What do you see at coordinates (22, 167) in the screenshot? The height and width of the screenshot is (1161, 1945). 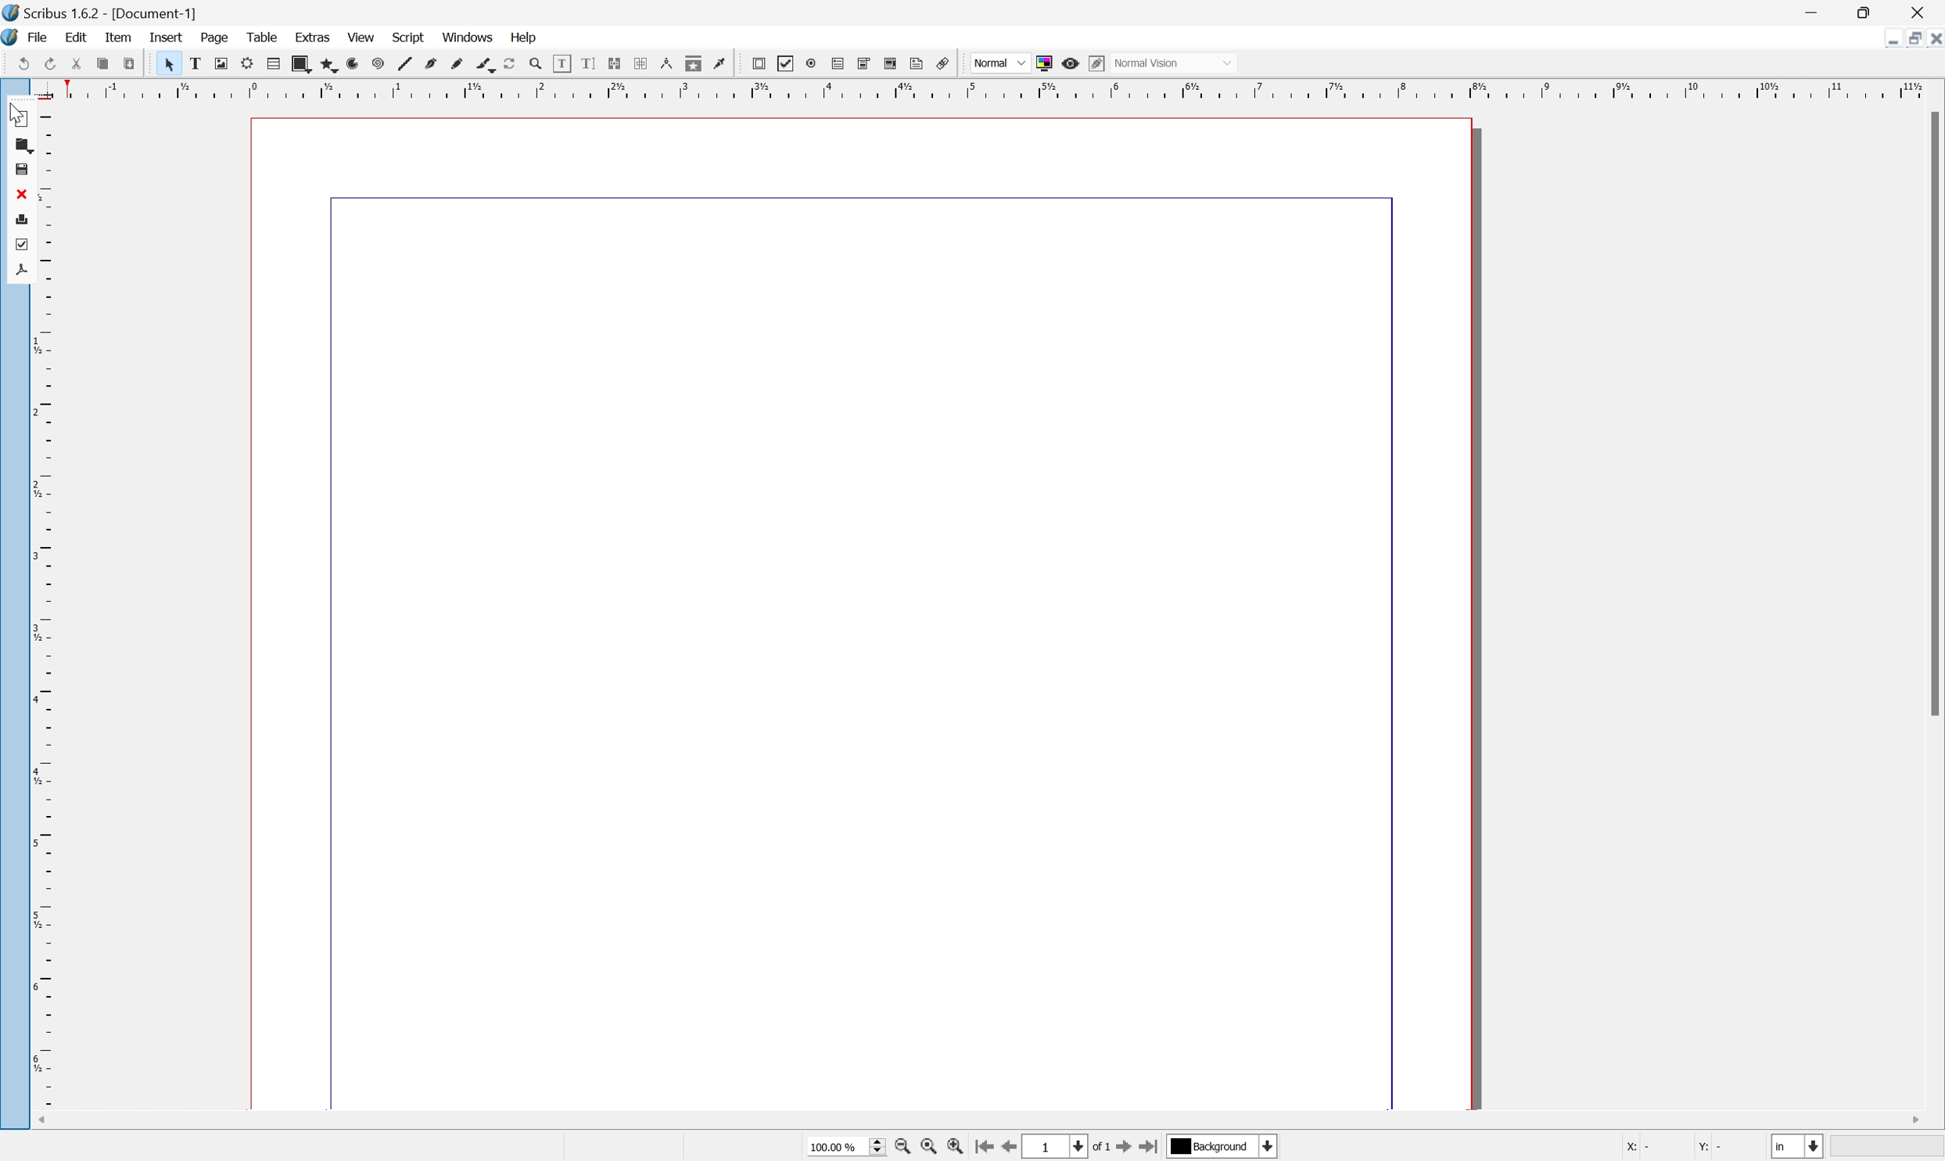 I see `save` at bounding box center [22, 167].